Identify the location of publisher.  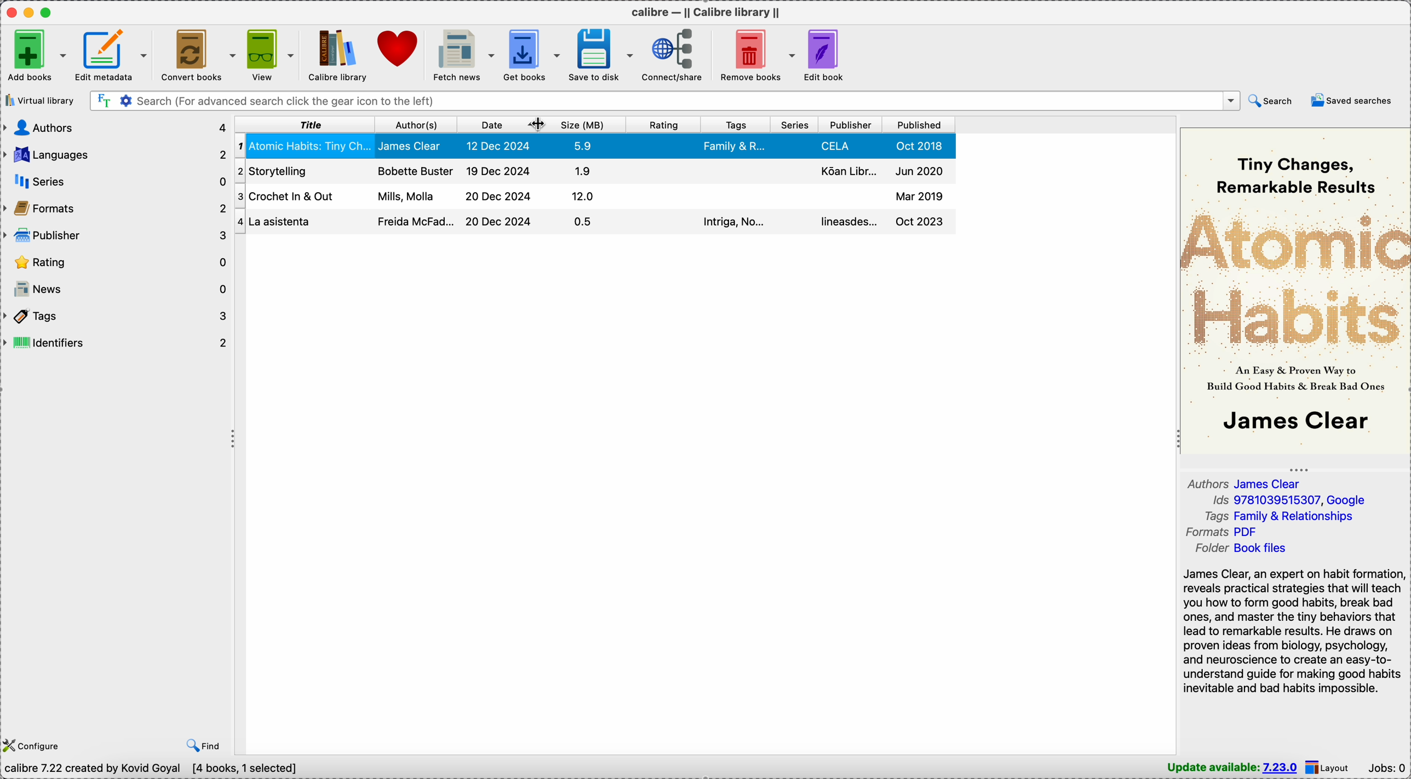
(852, 124).